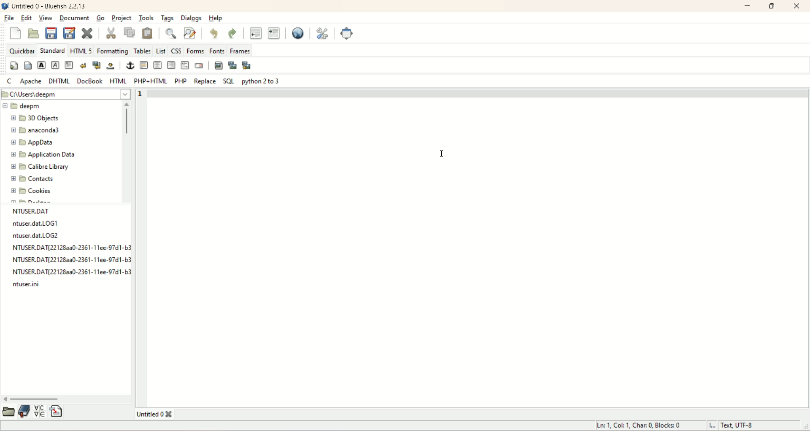 Image resolution: width=810 pixels, height=431 pixels. Describe the element at coordinates (440, 154) in the screenshot. I see `Cursor` at that location.